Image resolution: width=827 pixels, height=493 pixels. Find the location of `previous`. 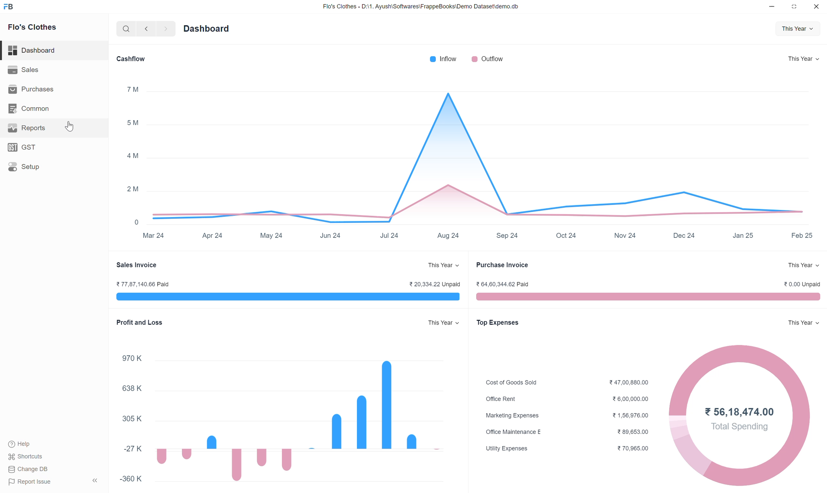

previous is located at coordinates (146, 29).